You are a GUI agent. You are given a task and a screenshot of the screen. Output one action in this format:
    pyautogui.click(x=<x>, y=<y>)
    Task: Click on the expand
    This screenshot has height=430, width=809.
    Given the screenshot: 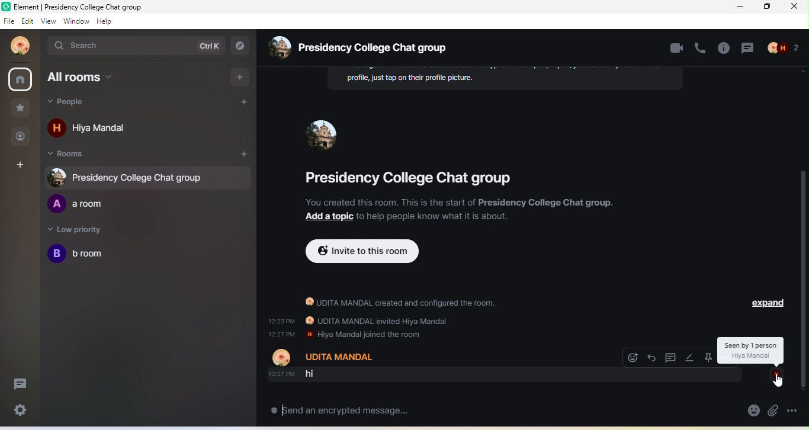 What is the action you would take?
    pyautogui.click(x=770, y=304)
    